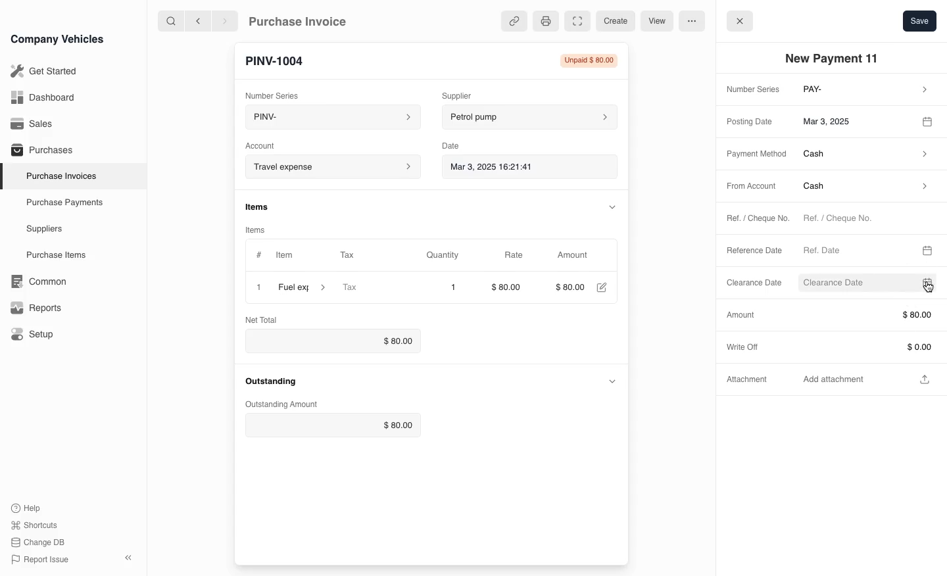 This screenshot has width=947, height=576. What do you see at coordinates (864, 220) in the screenshot?
I see `ref/cheque No.` at bounding box center [864, 220].